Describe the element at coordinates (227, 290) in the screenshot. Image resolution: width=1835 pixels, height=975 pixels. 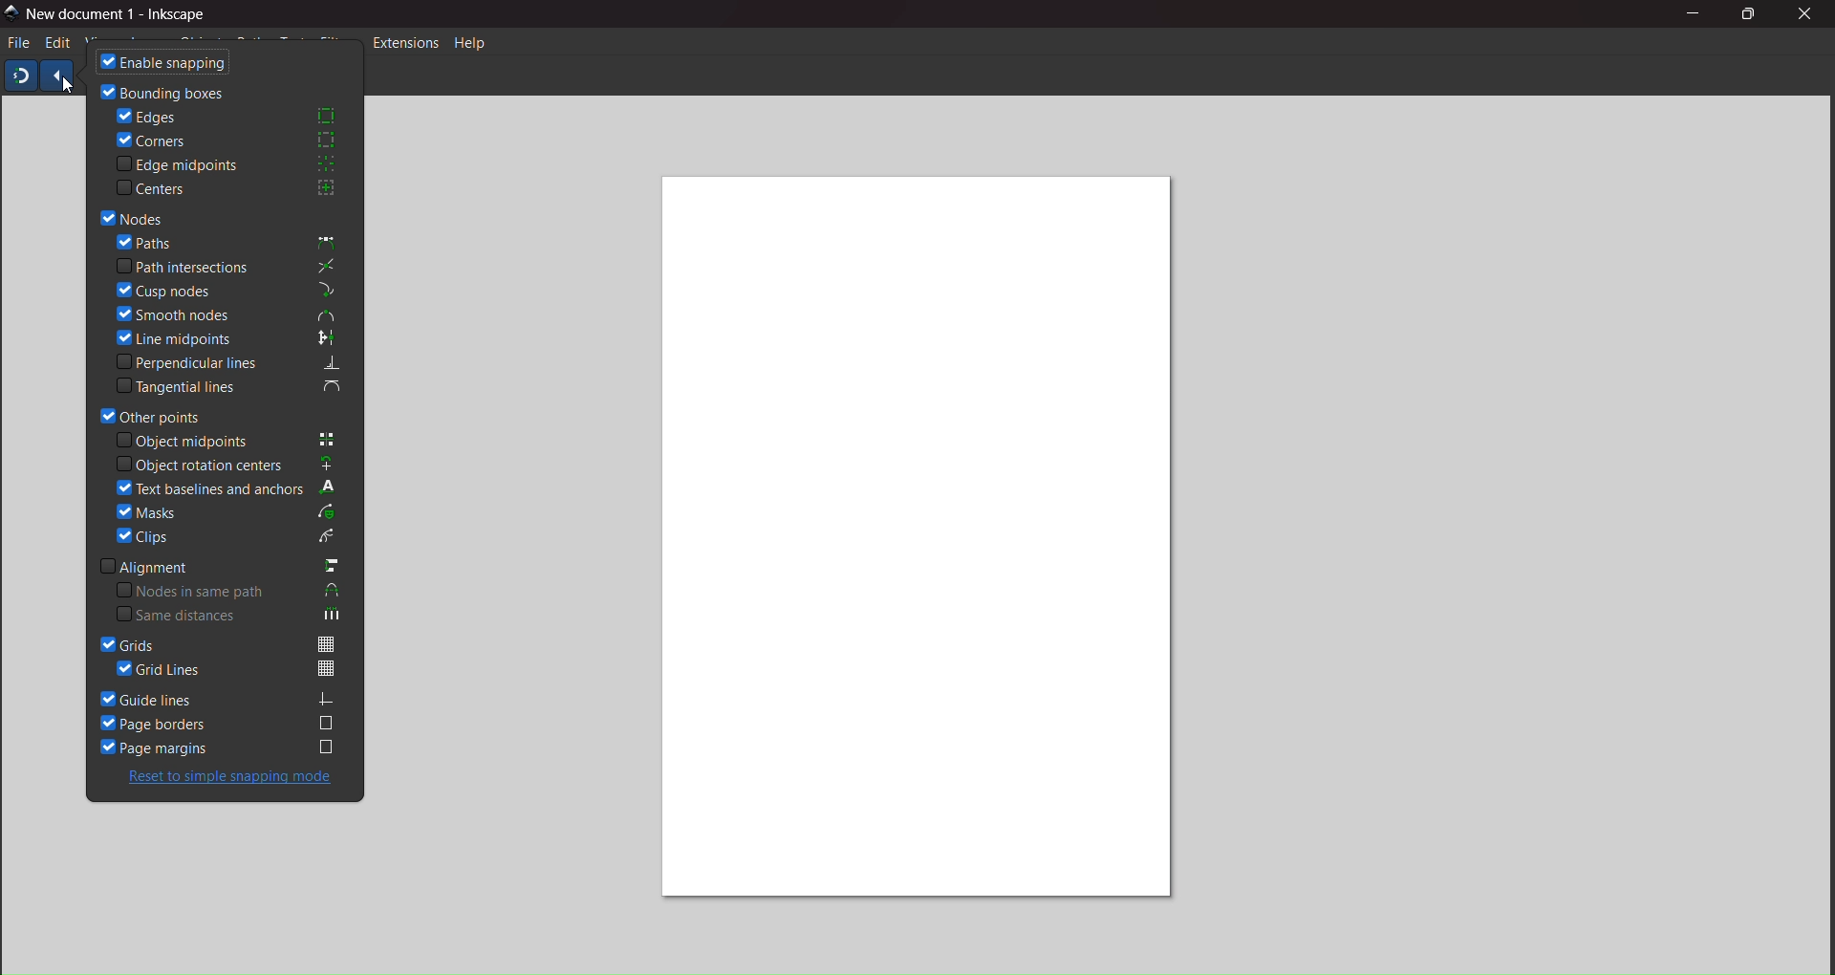
I see `cusp nodes` at that location.